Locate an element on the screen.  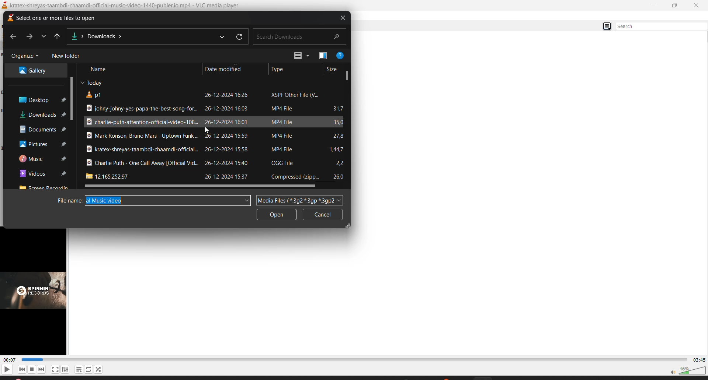
next is located at coordinates (42, 369).